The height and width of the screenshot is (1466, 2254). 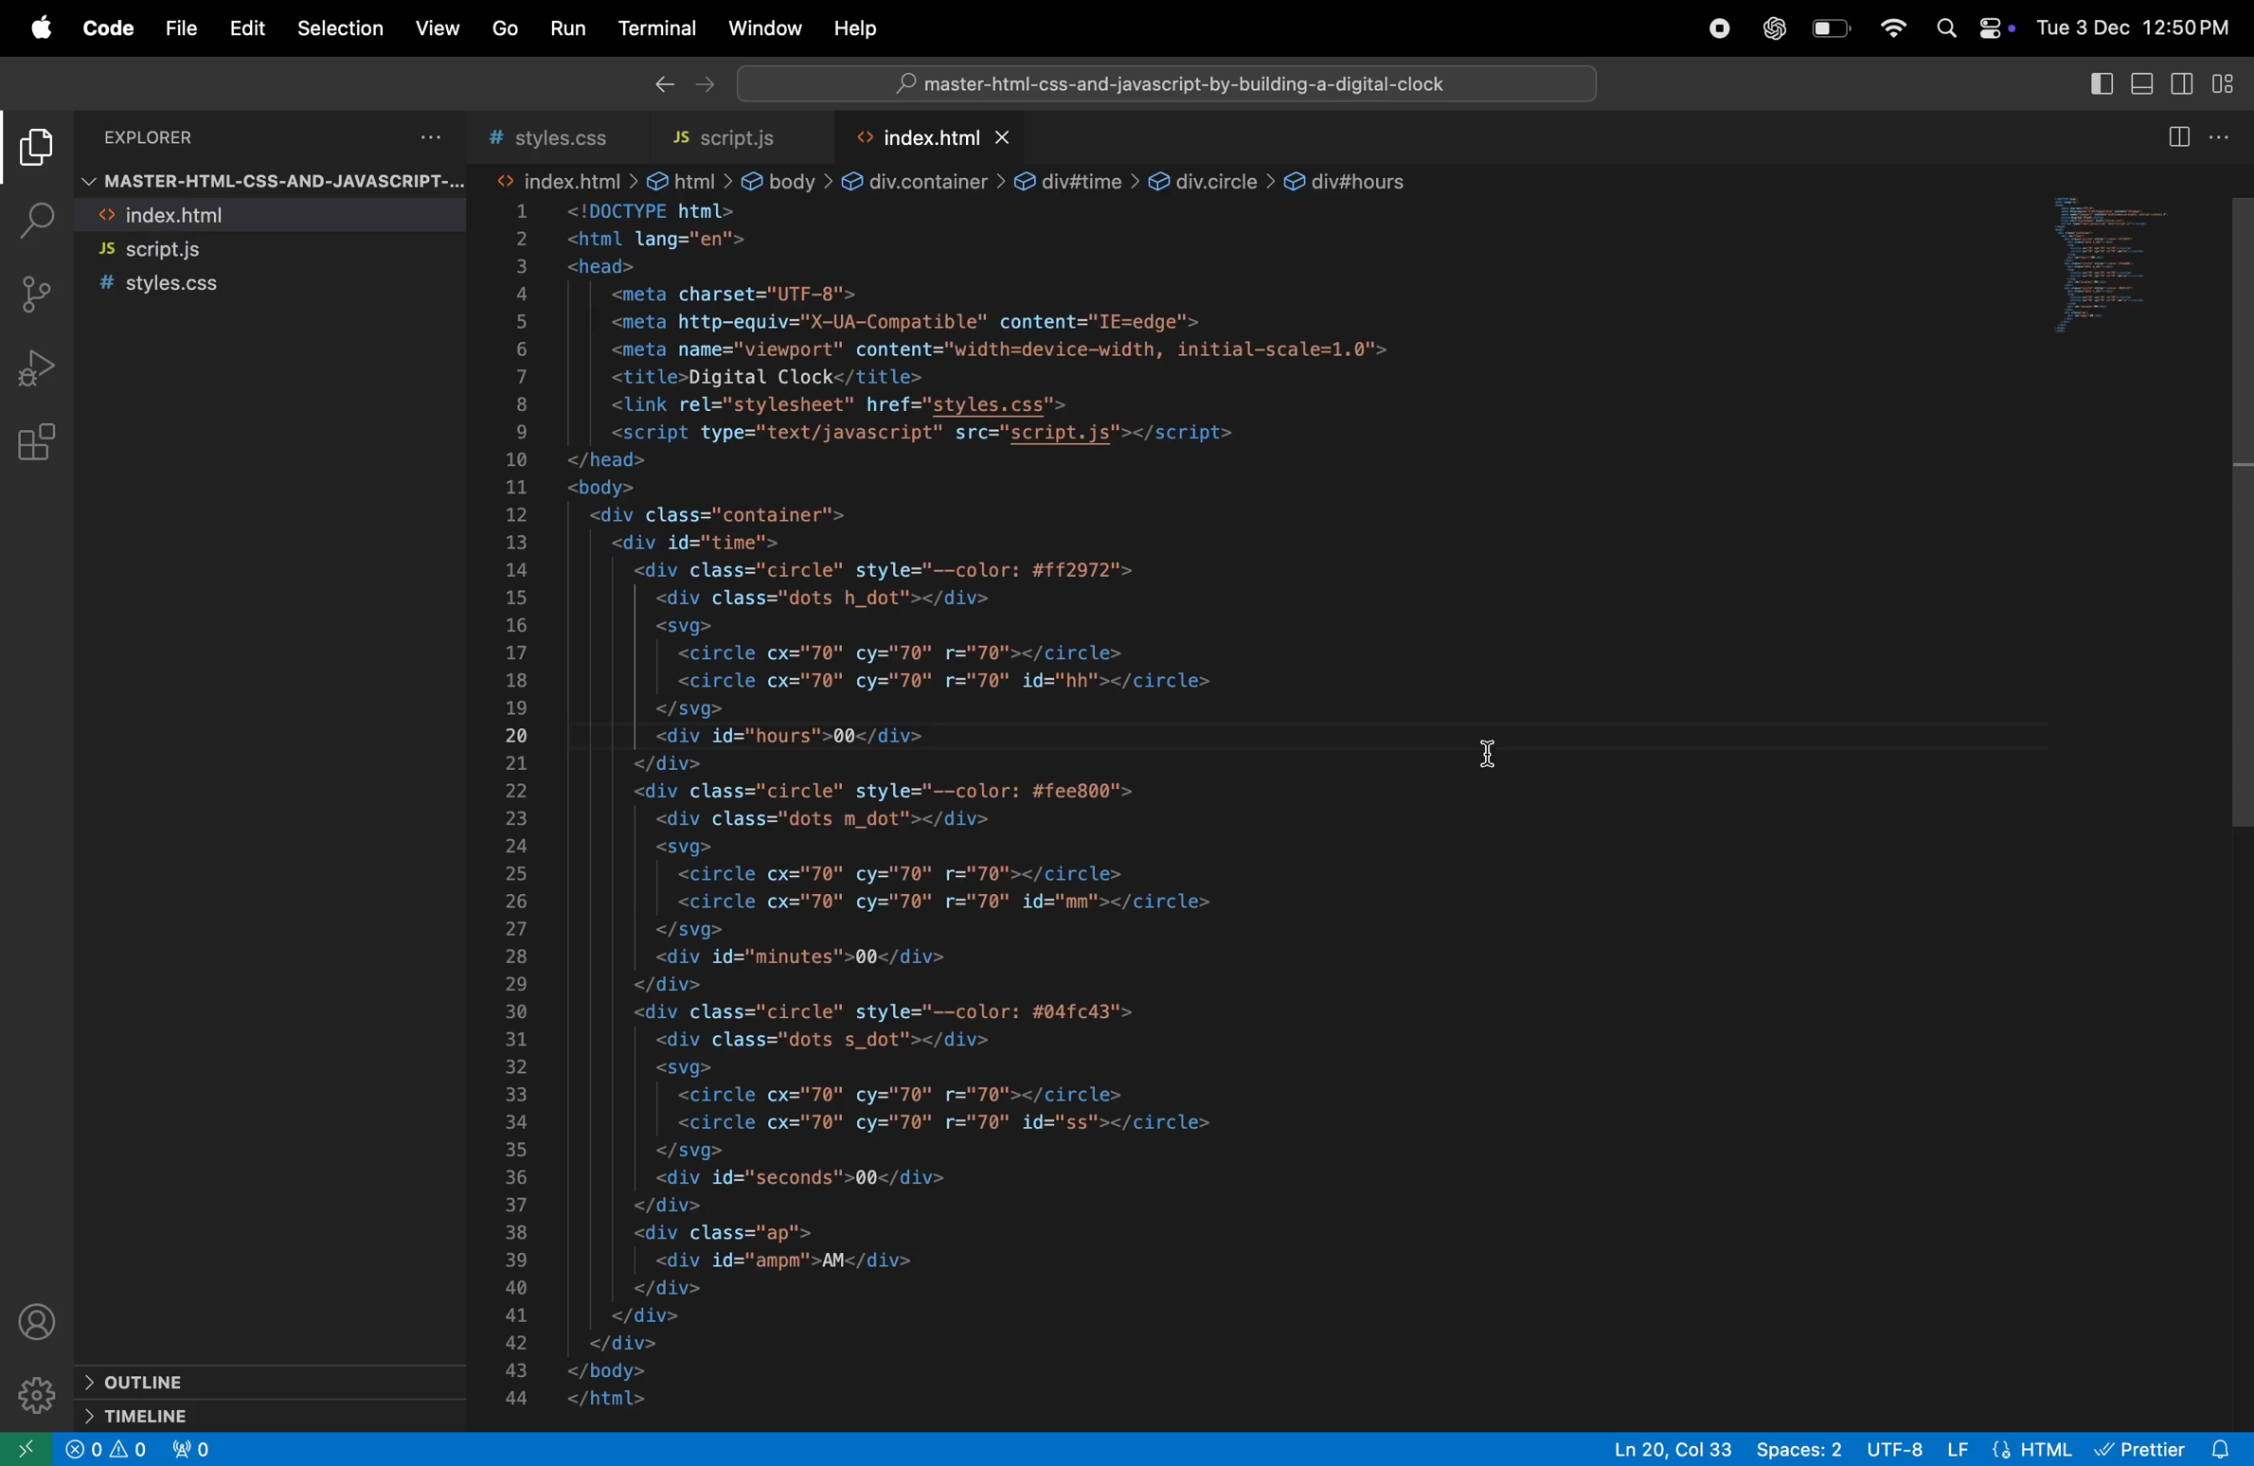 I want to click on searchbar, so click(x=1166, y=82).